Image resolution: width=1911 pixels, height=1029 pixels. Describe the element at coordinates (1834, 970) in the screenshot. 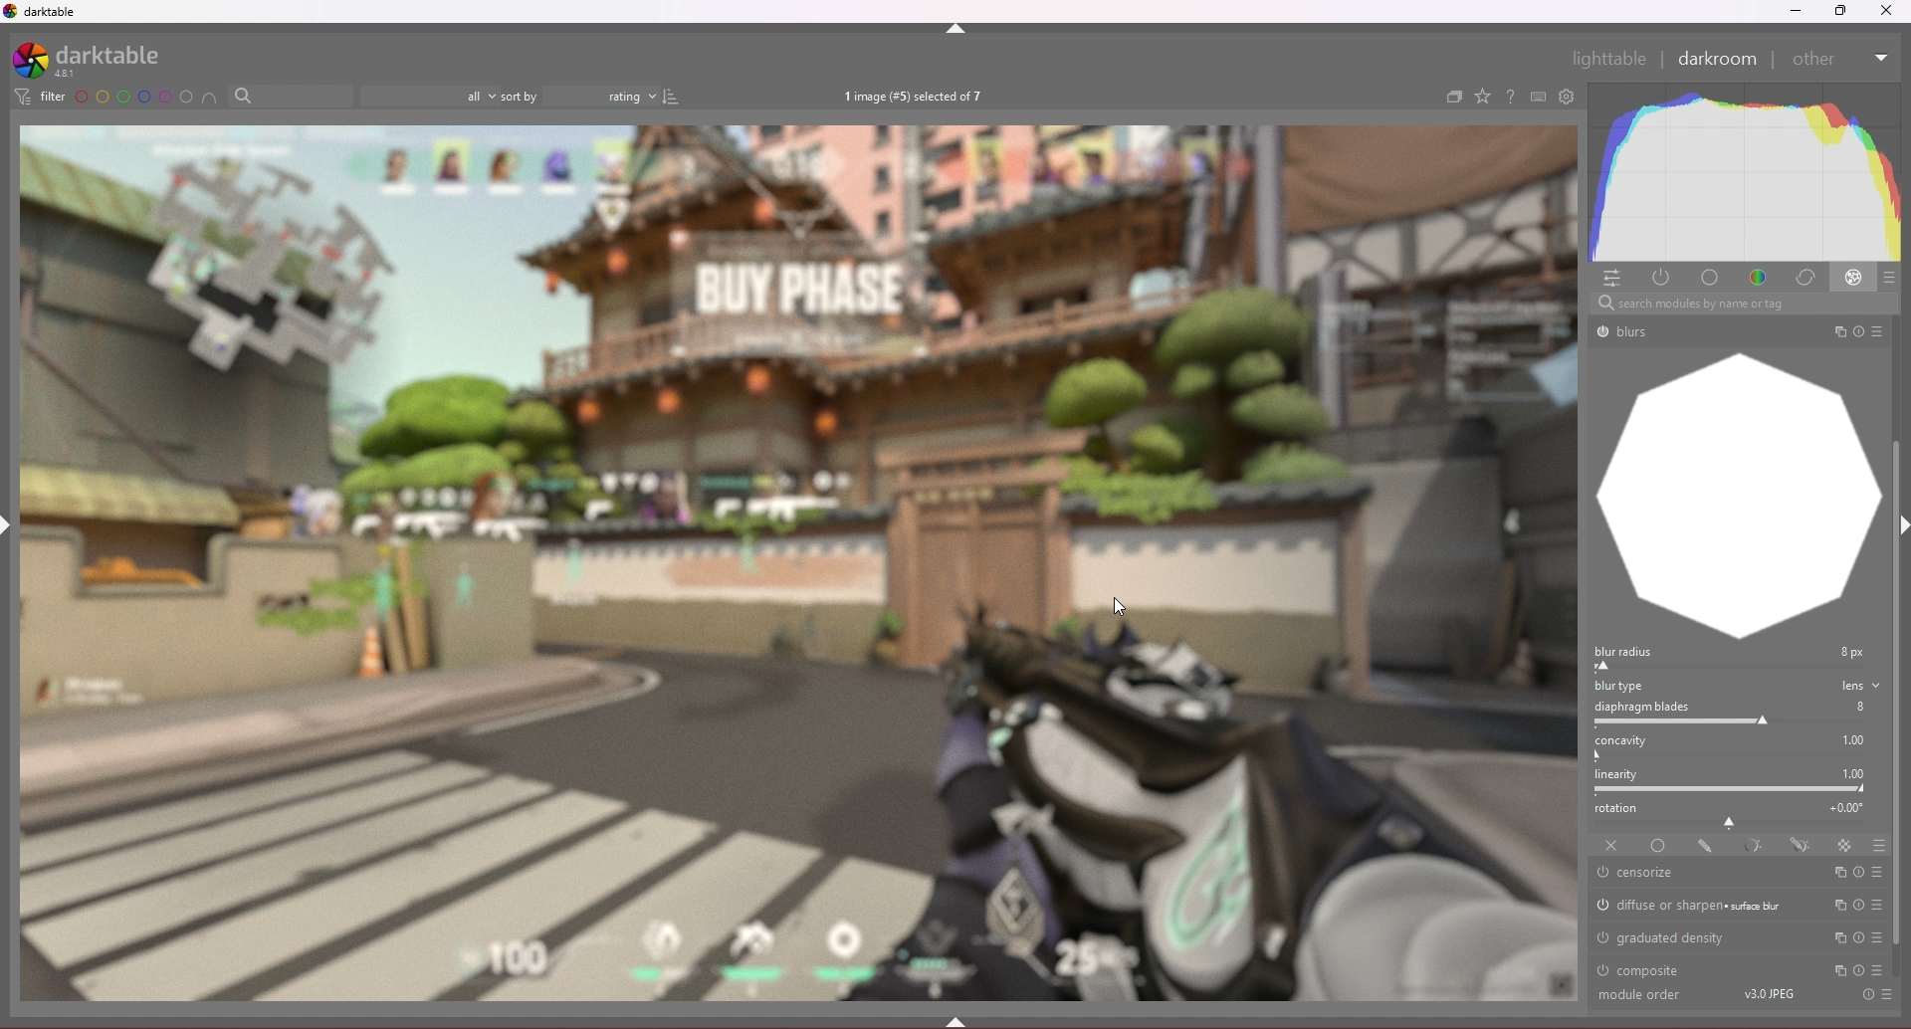

I see `multi instances actions` at that location.